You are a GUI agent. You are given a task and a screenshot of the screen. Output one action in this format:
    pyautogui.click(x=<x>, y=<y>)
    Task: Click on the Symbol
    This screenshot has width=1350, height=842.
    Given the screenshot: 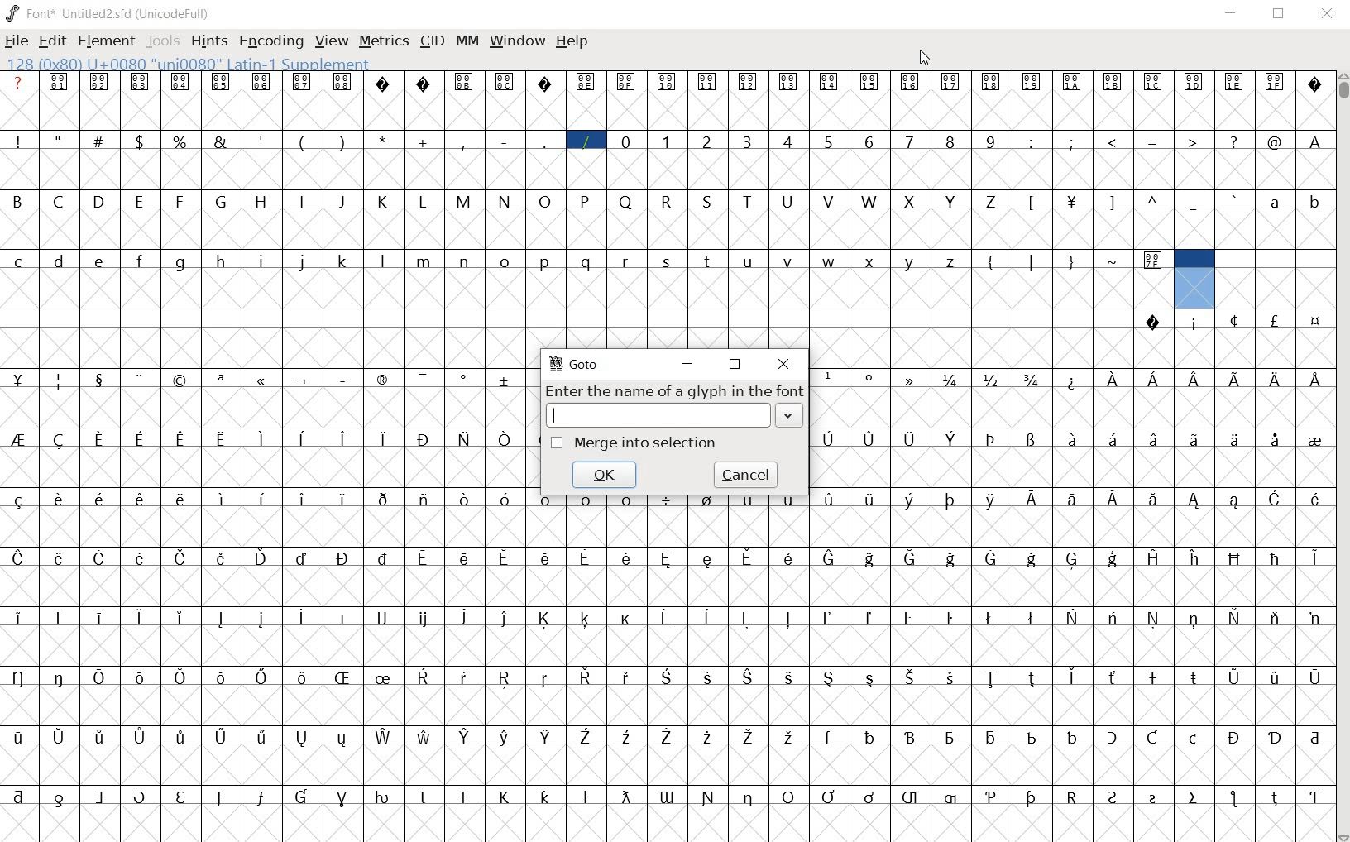 What is the action you would take?
    pyautogui.click(x=423, y=83)
    